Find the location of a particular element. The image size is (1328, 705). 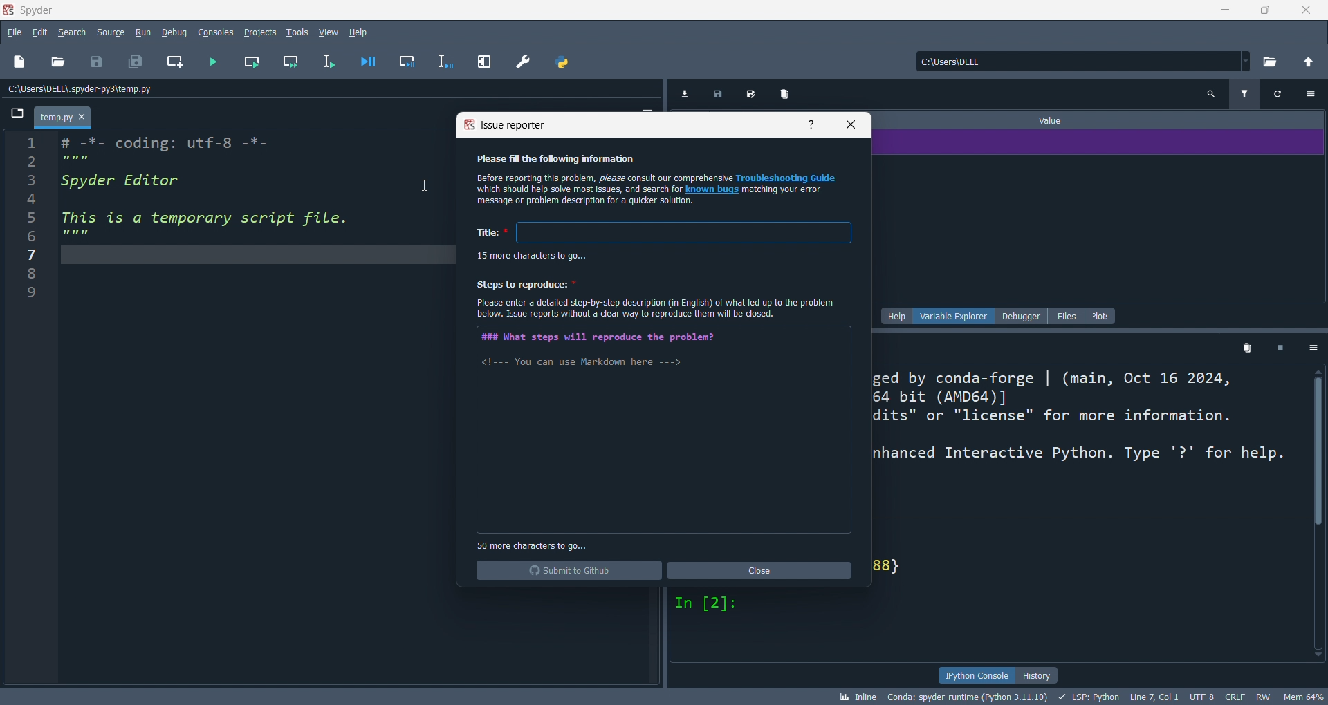

Title is located at coordinates (665, 232).